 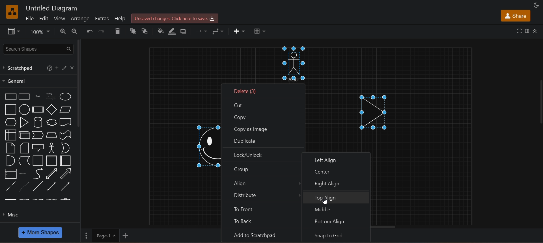 What do you see at coordinates (265, 90) in the screenshot?
I see `delete` at bounding box center [265, 90].